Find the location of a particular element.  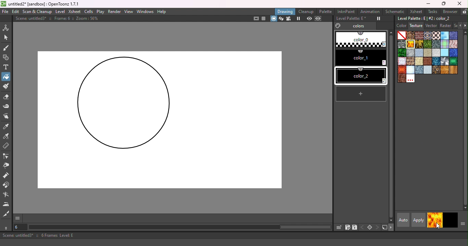

Scan & Clenaup is located at coordinates (38, 12).